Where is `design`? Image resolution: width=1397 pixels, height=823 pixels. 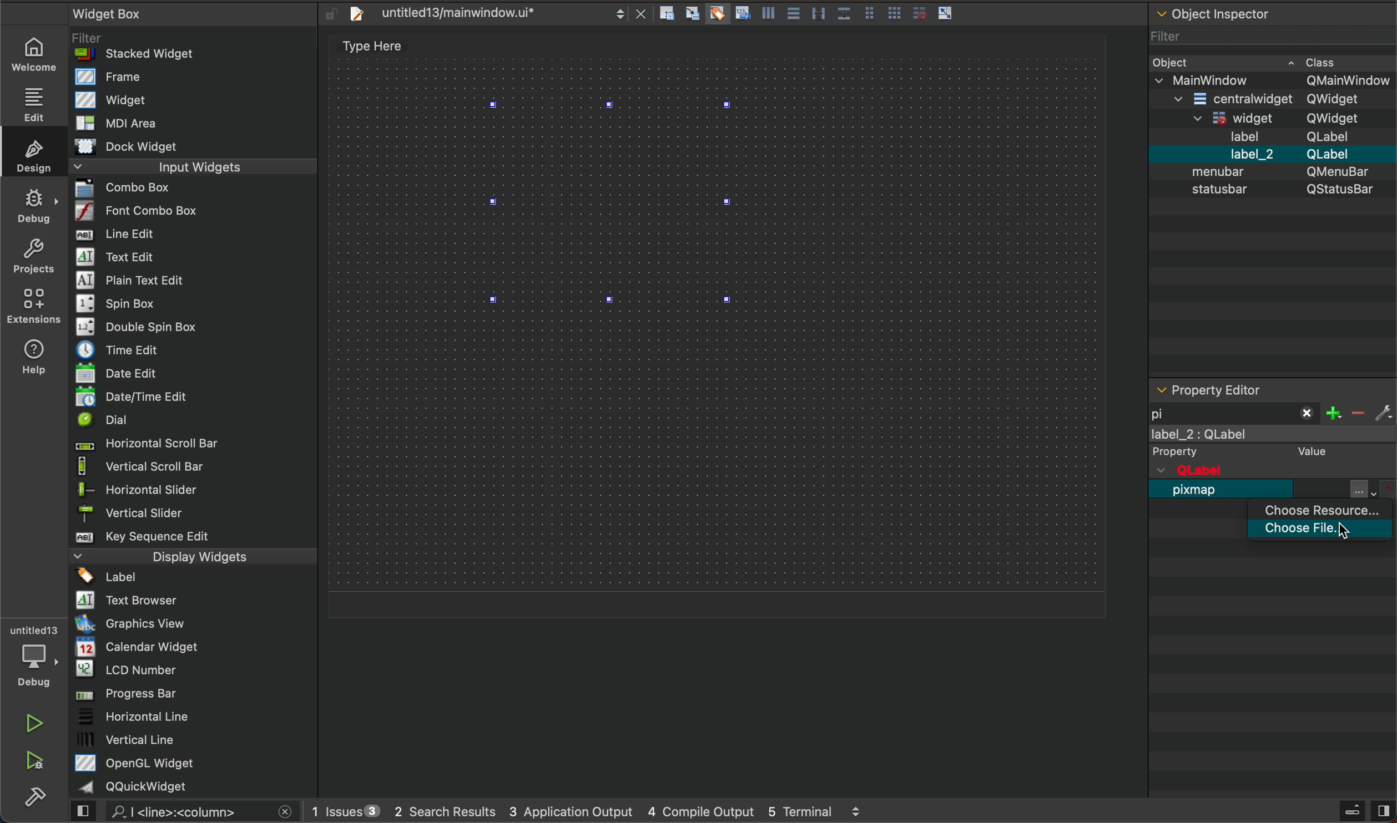 design is located at coordinates (33, 153).